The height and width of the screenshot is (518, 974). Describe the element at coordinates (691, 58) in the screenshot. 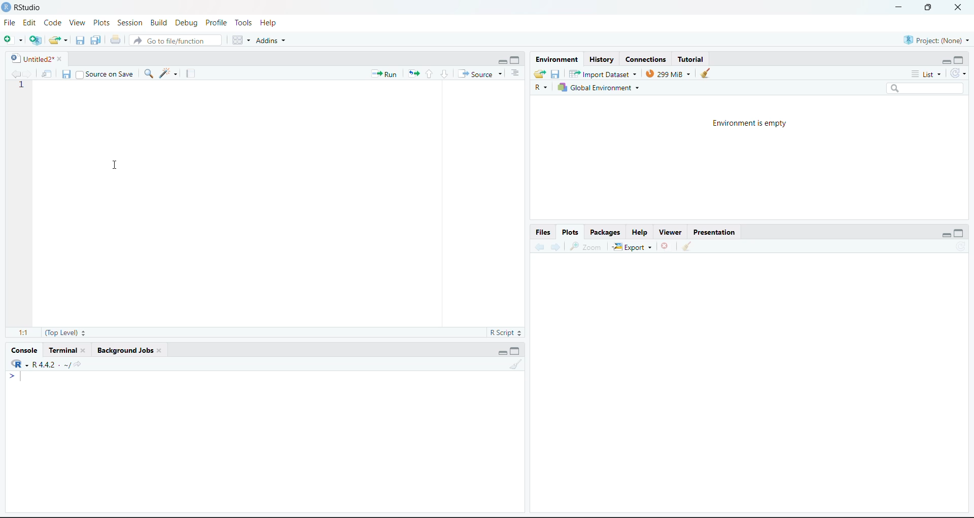

I see `Tutorial` at that location.